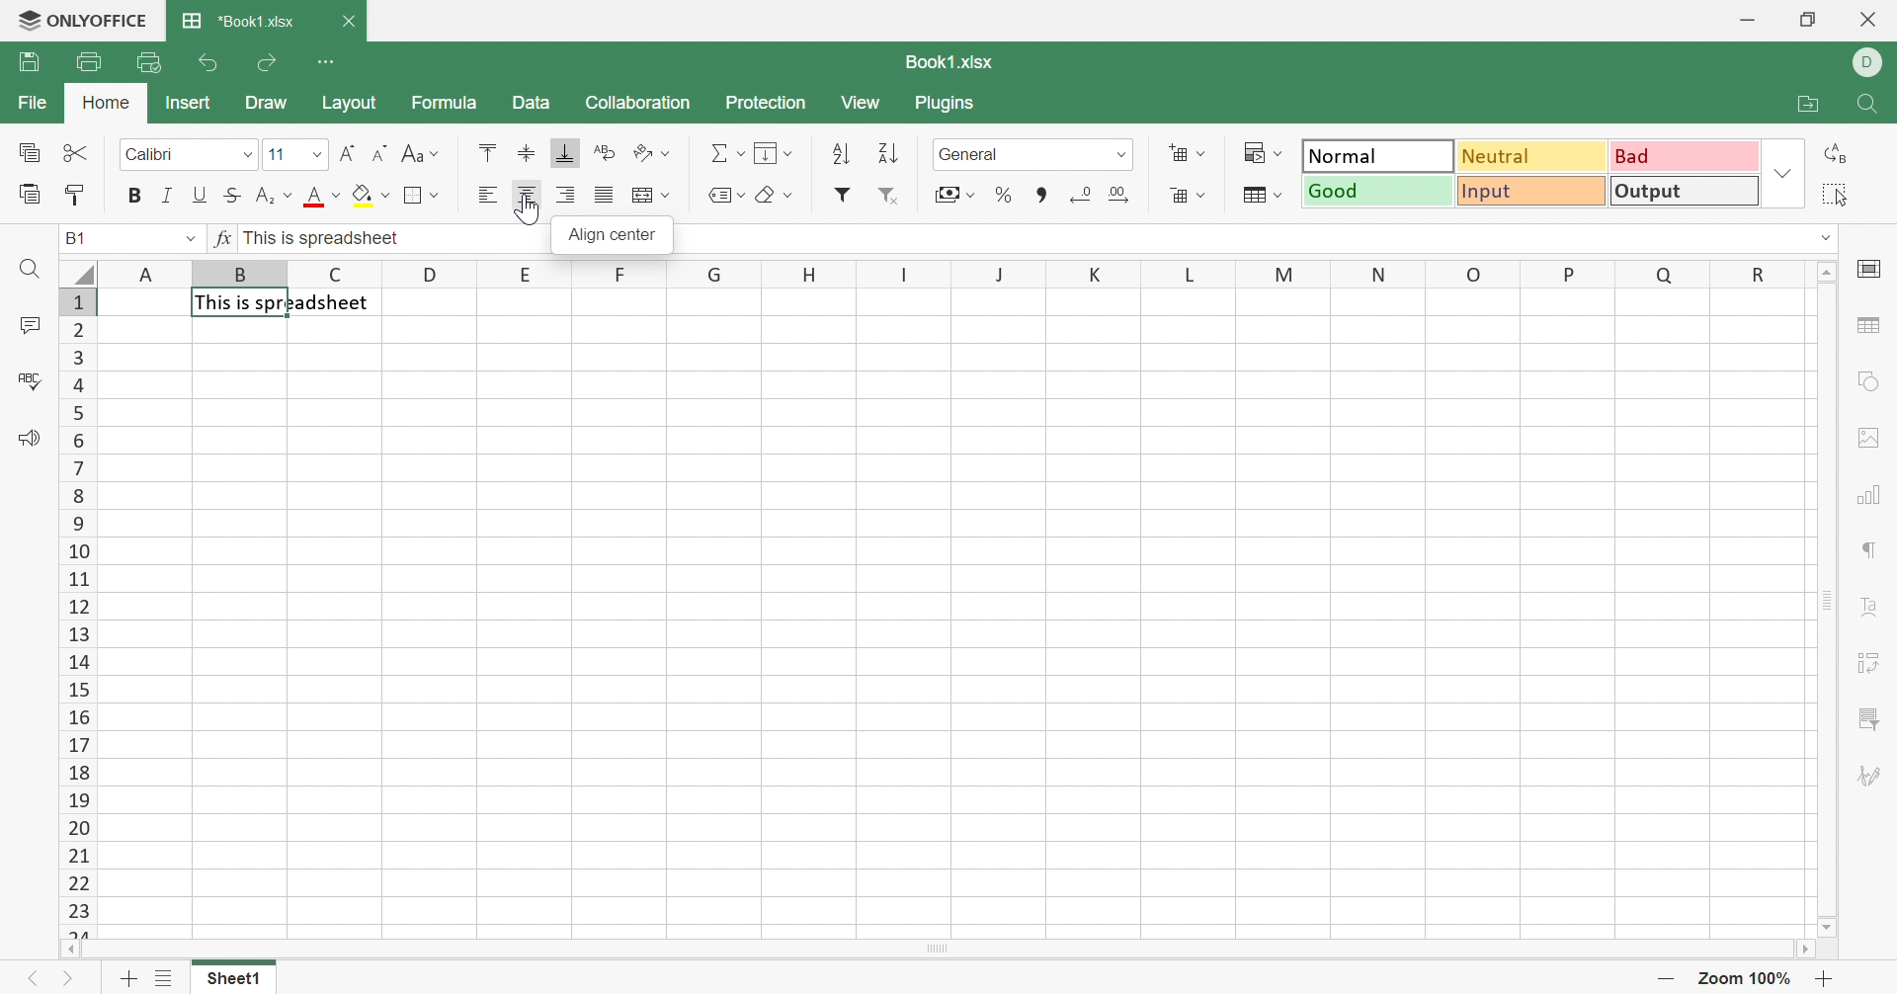 This screenshot has width=1897, height=994. Describe the element at coordinates (267, 66) in the screenshot. I see `Redo` at that location.